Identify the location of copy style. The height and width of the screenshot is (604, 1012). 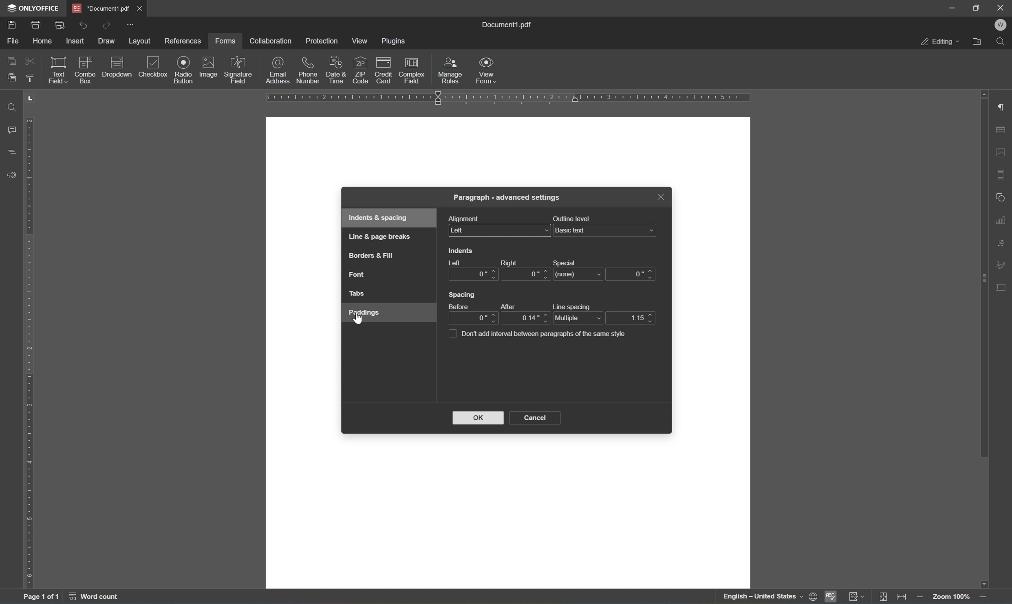
(29, 78).